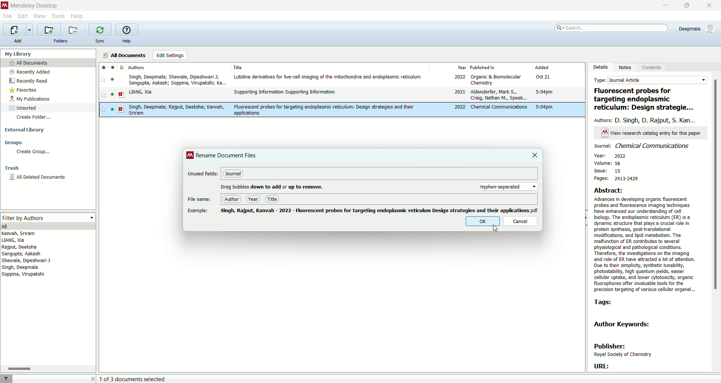 Image resolution: width=721 pixels, height=383 pixels. Describe the element at coordinates (28, 81) in the screenshot. I see `recently read` at that location.